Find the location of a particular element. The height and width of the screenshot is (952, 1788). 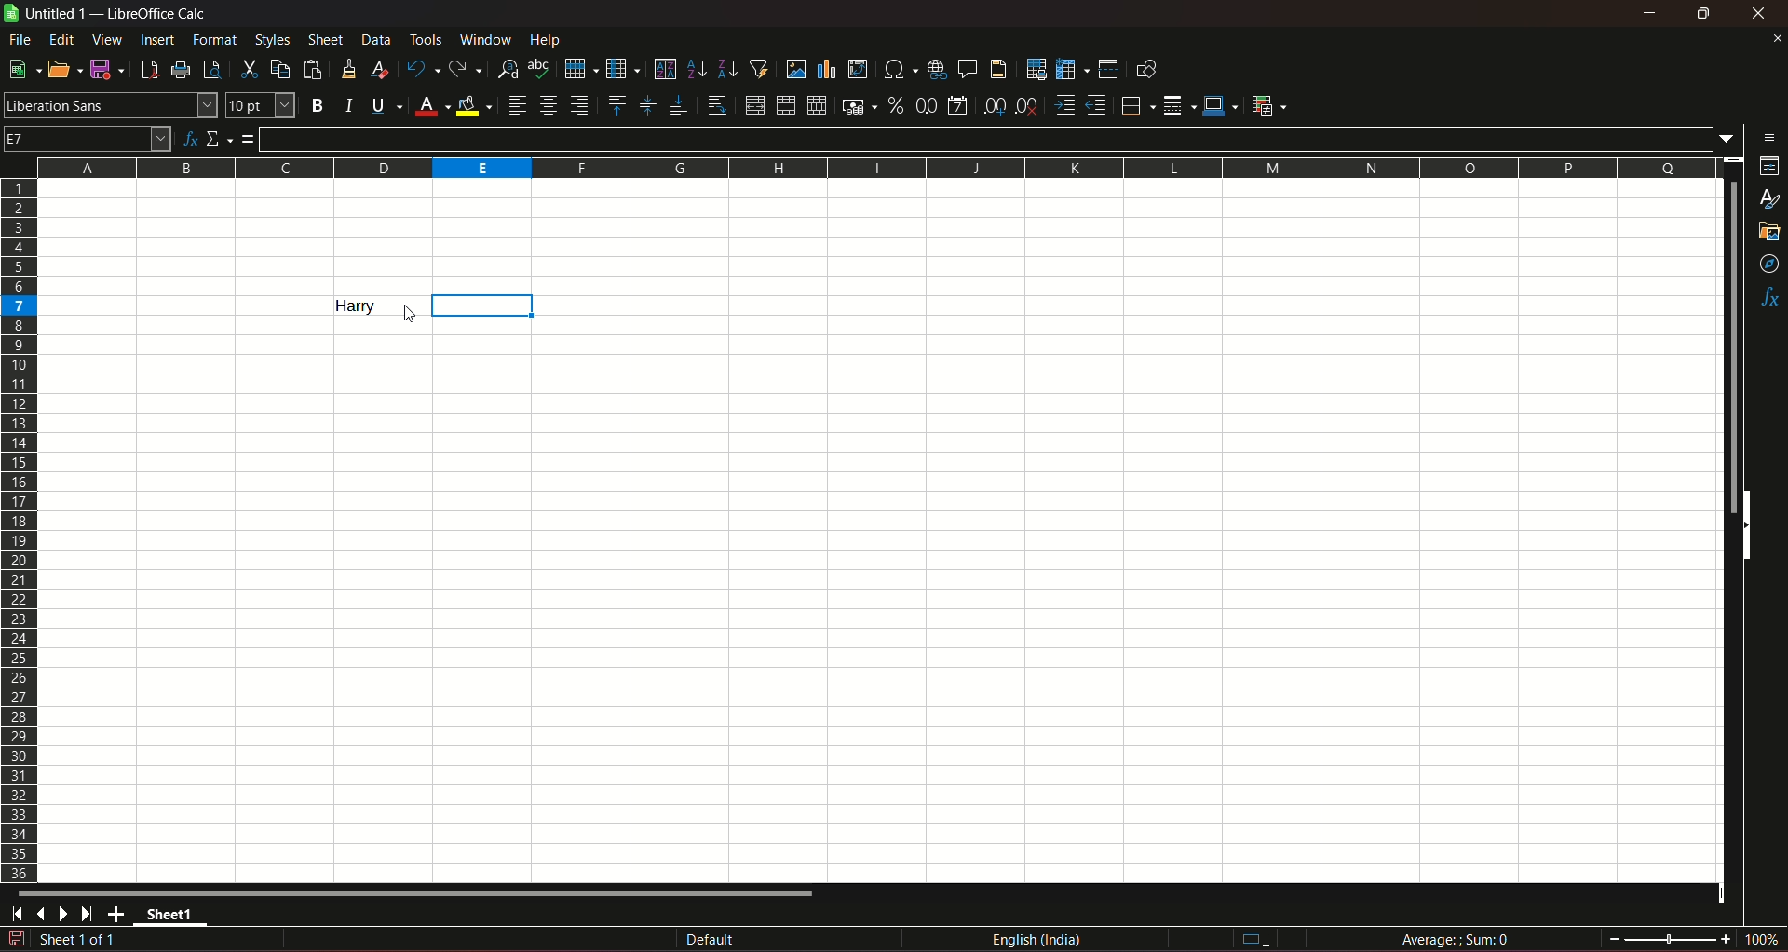

scroll to previous is located at coordinates (43, 916).